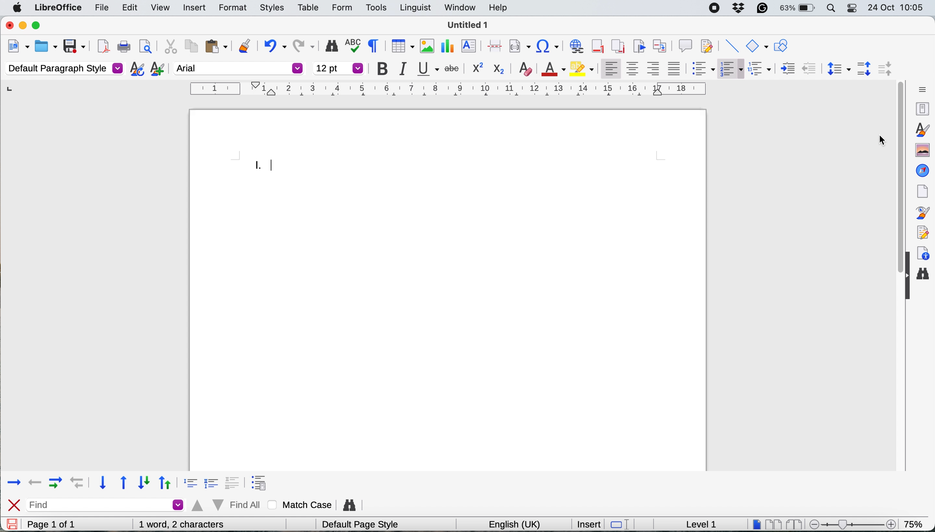  What do you see at coordinates (272, 8) in the screenshot?
I see `styles` at bounding box center [272, 8].